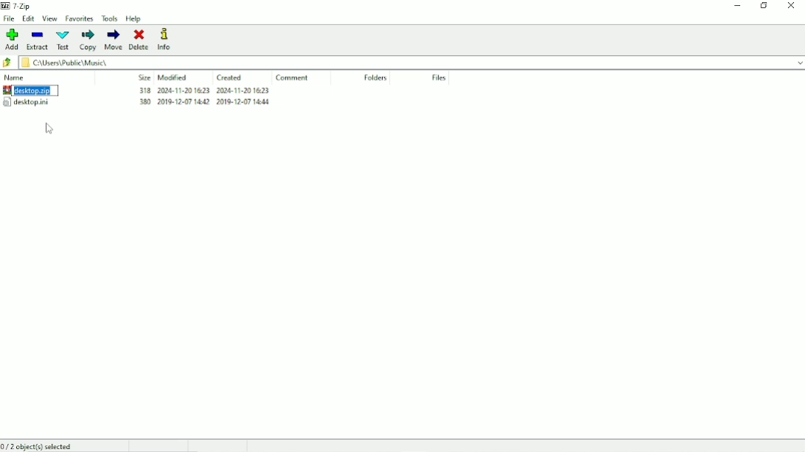 The width and height of the screenshot is (805, 452). What do you see at coordinates (41, 446) in the screenshot?
I see `0/2 object(s) selected` at bounding box center [41, 446].